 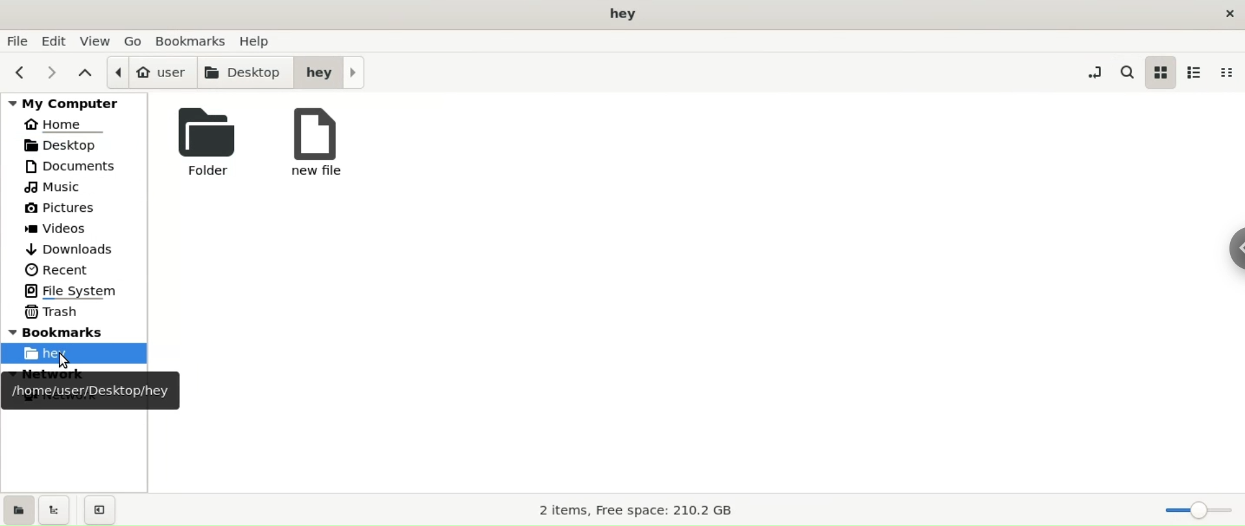 What do you see at coordinates (1197, 72) in the screenshot?
I see `list view` at bounding box center [1197, 72].